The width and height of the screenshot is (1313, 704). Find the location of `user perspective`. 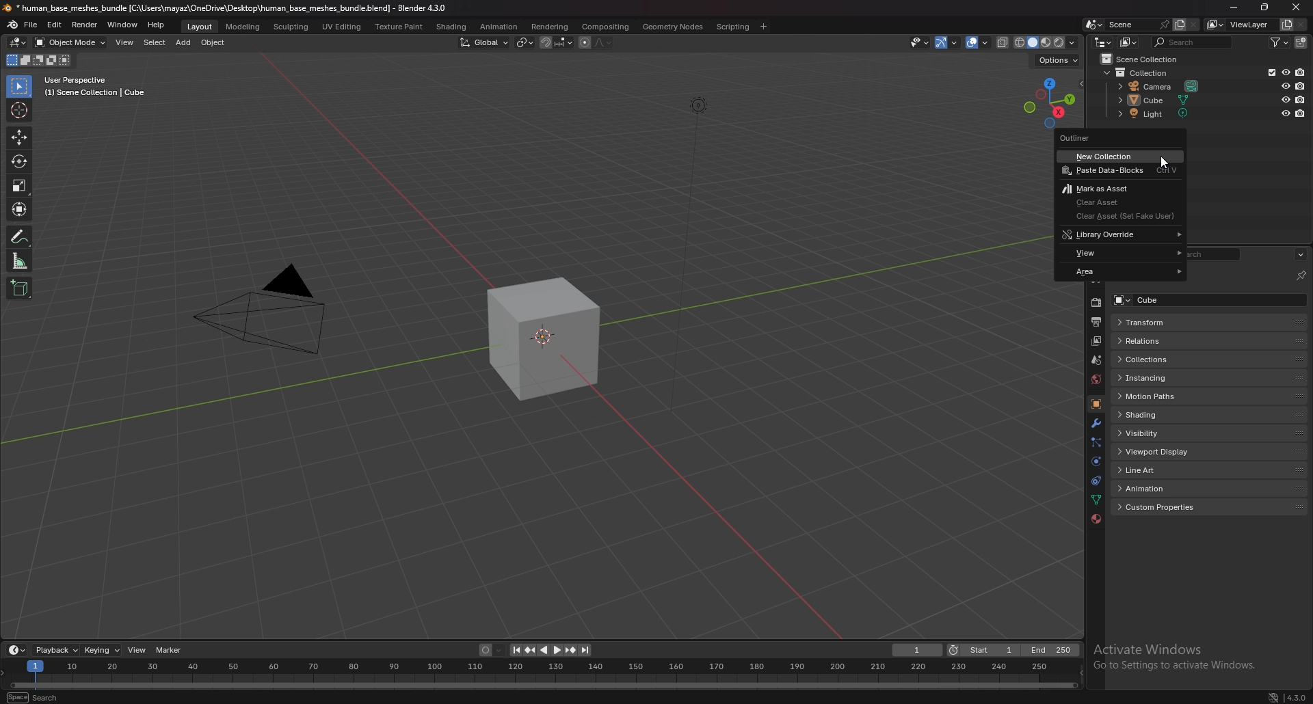

user perspective is located at coordinates (92, 87).